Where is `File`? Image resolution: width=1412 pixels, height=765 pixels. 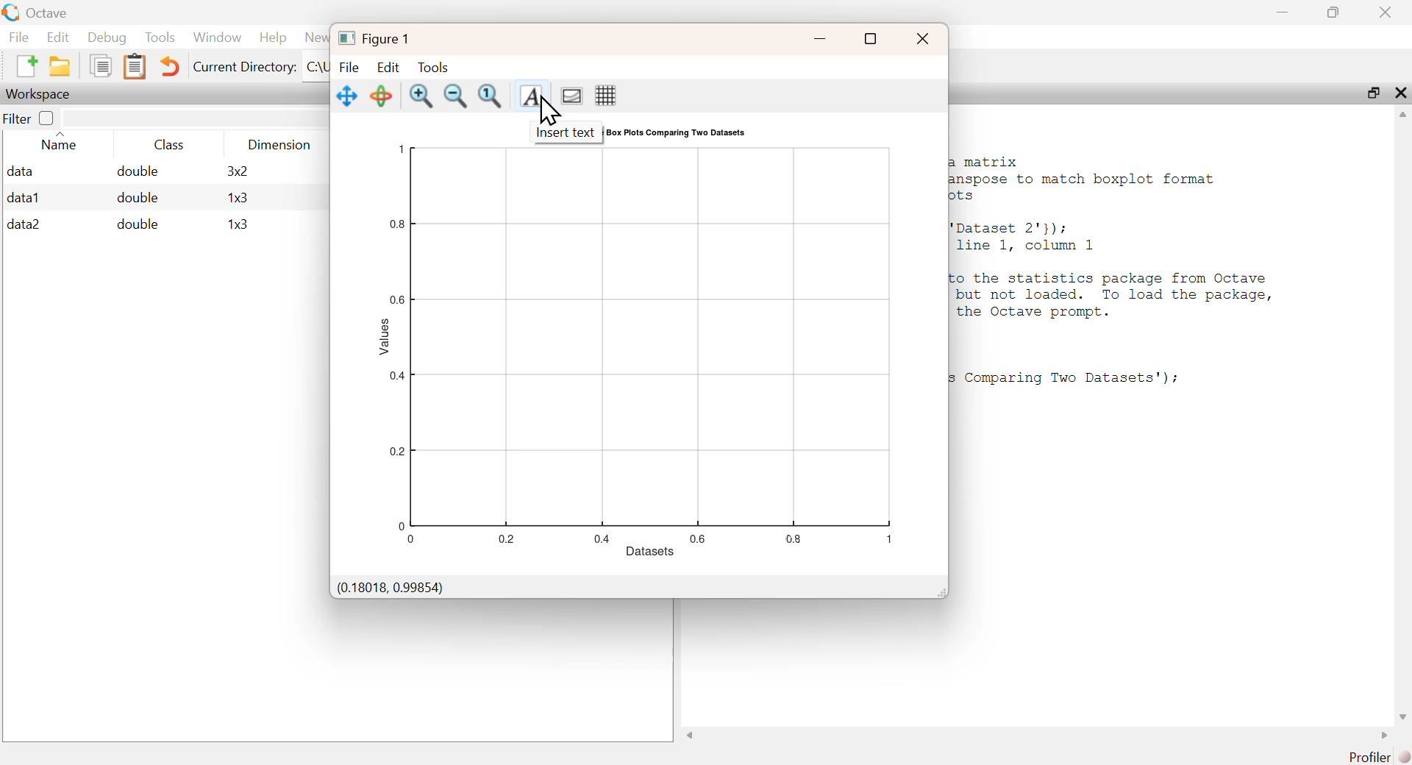
File is located at coordinates (349, 66).